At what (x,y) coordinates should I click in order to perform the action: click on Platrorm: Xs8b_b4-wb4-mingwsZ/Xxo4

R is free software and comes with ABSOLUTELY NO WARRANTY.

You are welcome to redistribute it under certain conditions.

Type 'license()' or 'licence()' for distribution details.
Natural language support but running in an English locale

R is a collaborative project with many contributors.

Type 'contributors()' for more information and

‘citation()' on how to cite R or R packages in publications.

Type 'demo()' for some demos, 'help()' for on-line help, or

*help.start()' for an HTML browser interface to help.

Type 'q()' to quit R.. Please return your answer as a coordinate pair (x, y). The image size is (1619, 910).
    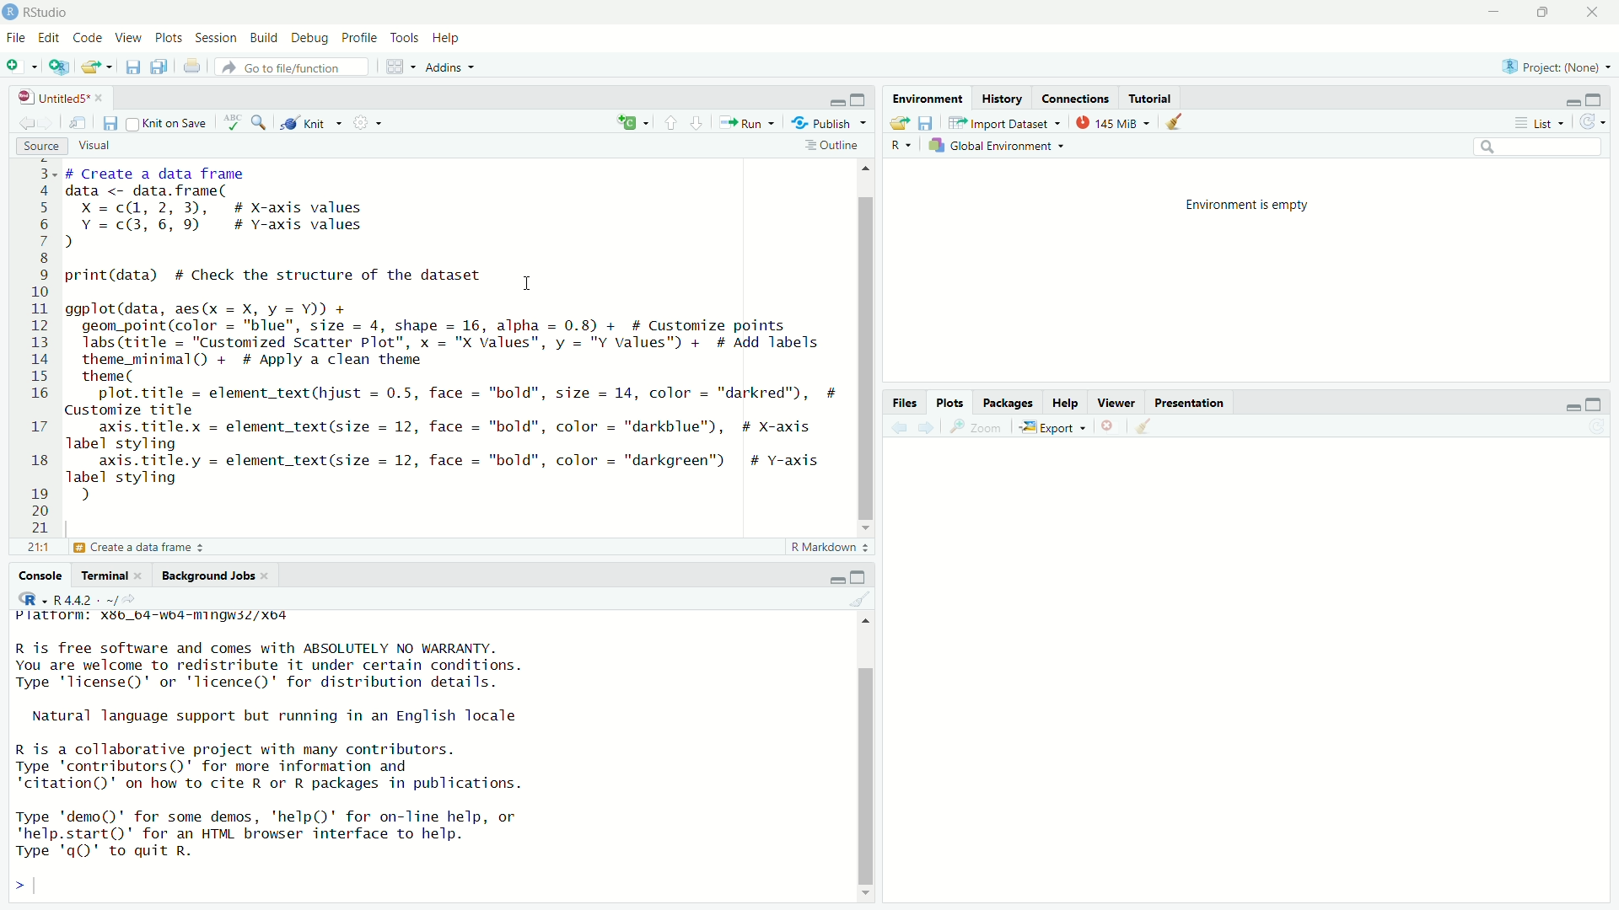
    Looking at the image, I should click on (284, 732).